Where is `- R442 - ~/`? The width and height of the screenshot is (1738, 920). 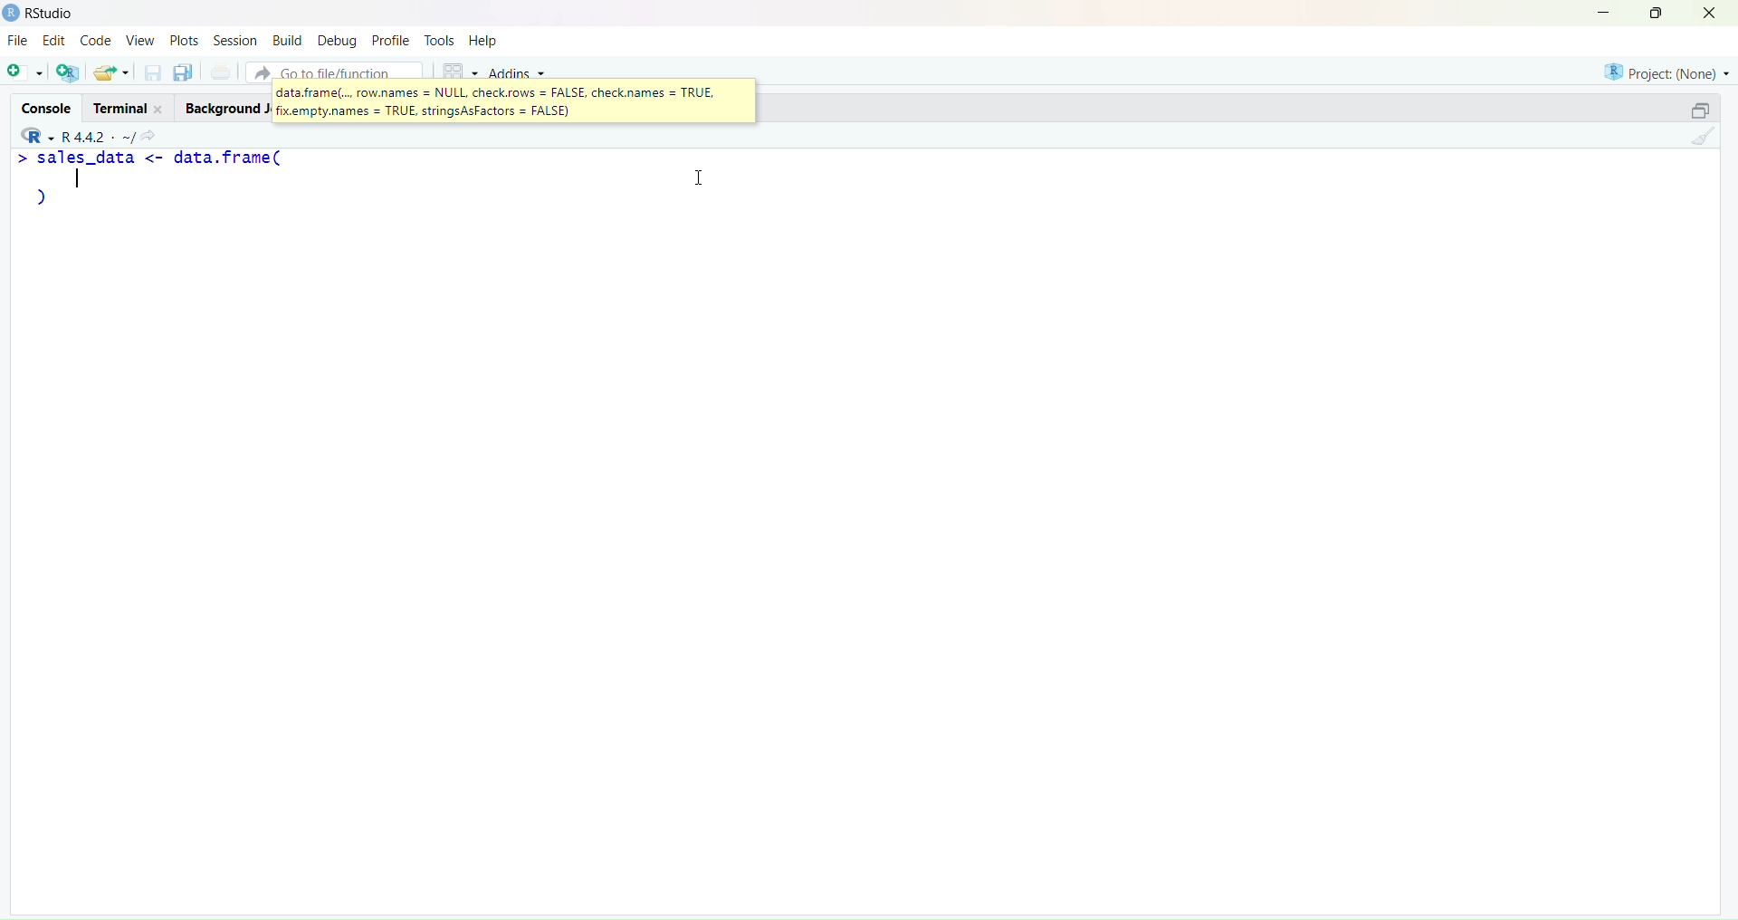
- R442 - ~/ is located at coordinates (100, 133).